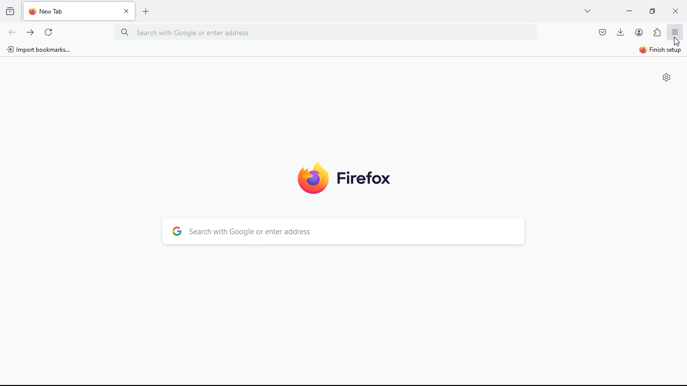 This screenshot has height=386, width=687. Describe the element at coordinates (602, 33) in the screenshot. I see `pocket` at that location.